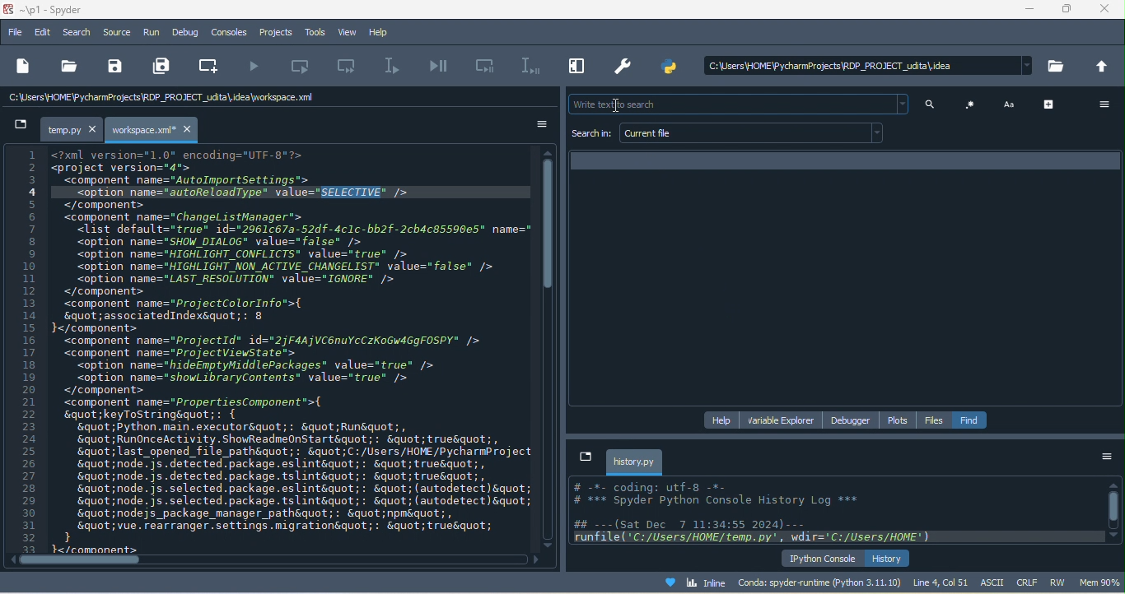 This screenshot has width=1125, height=594. What do you see at coordinates (1101, 104) in the screenshot?
I see `option` at bounding box center [1101, 104].